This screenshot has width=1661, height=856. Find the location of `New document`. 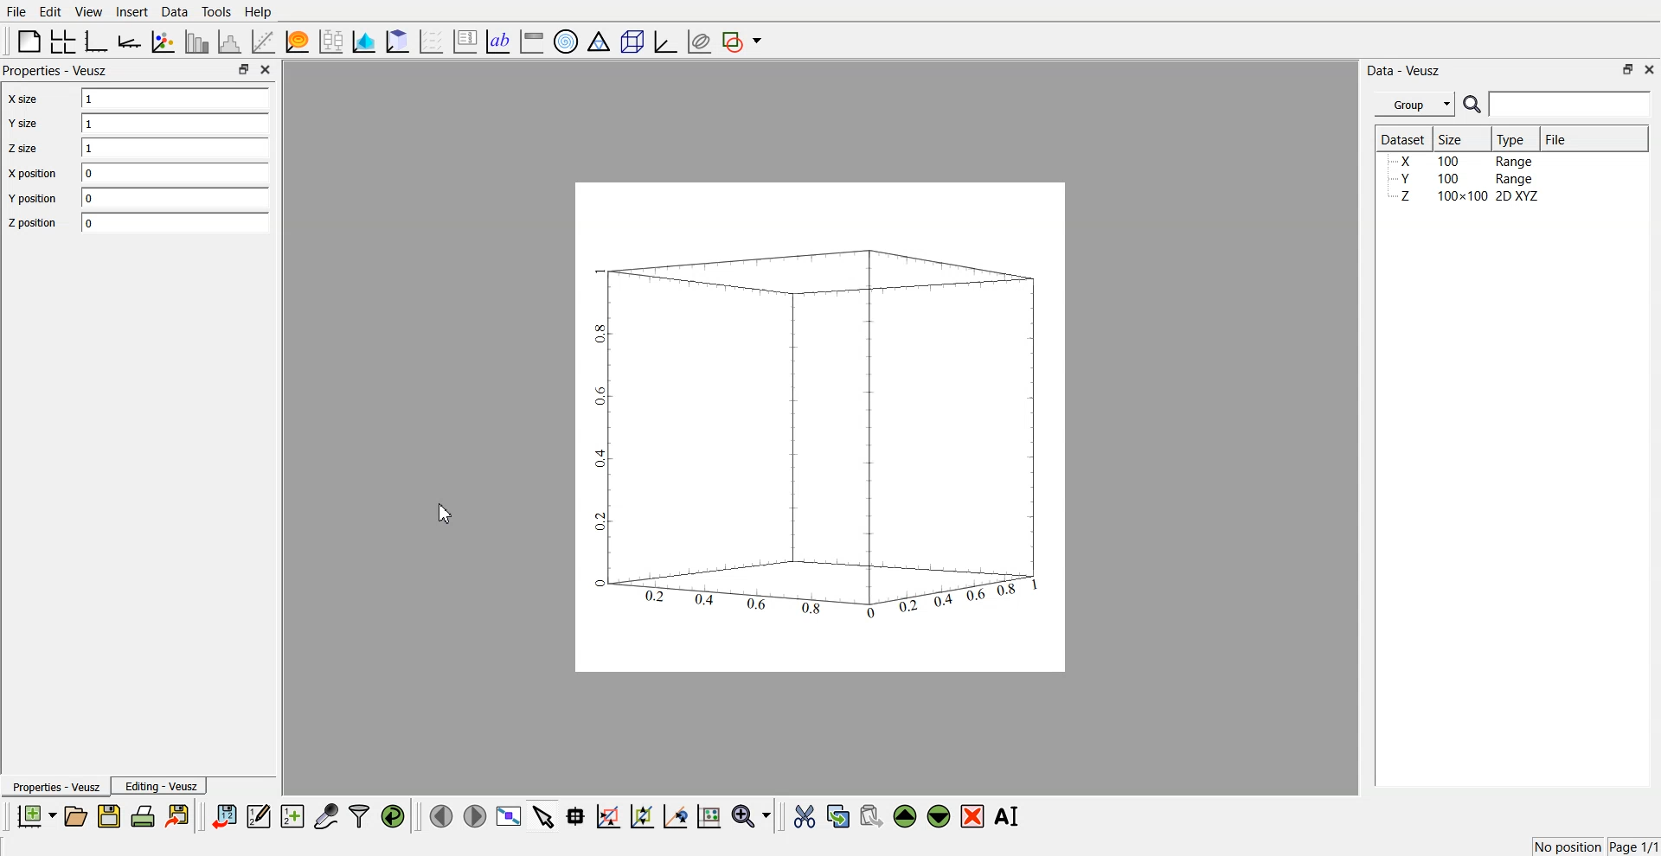

New document is located at coordinates (35, 815).